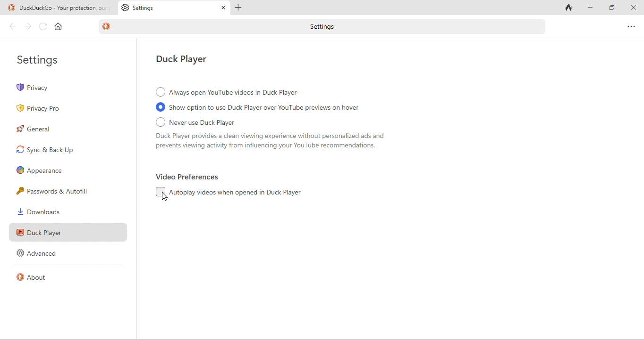 The width and height of the screenshot is (644, 340). Describe the element at coordinates (186, 60) in the screenshot. I see `duck player` at that location.